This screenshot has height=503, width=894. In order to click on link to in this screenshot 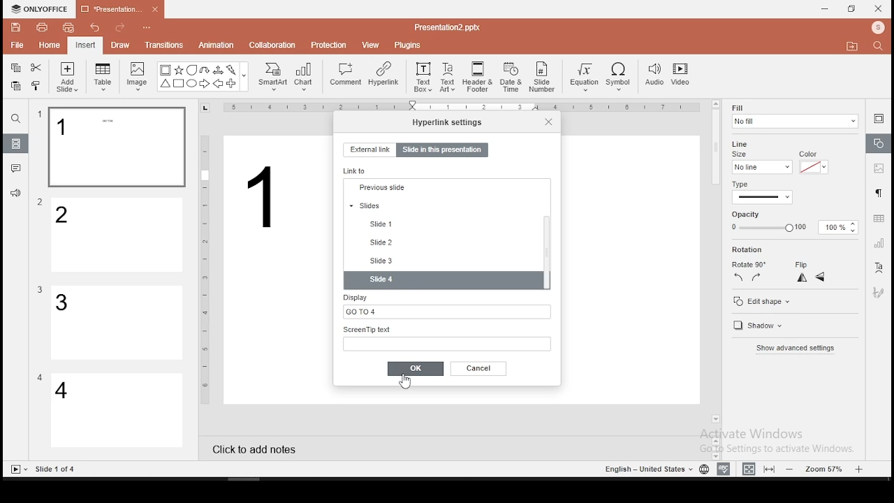, I will do `click(357, 170)`.